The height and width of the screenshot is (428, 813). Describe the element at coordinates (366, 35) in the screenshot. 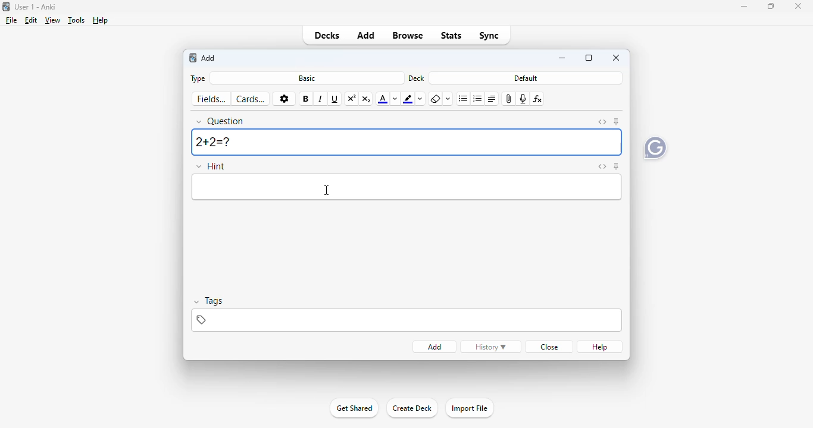

I see `add` at that location.